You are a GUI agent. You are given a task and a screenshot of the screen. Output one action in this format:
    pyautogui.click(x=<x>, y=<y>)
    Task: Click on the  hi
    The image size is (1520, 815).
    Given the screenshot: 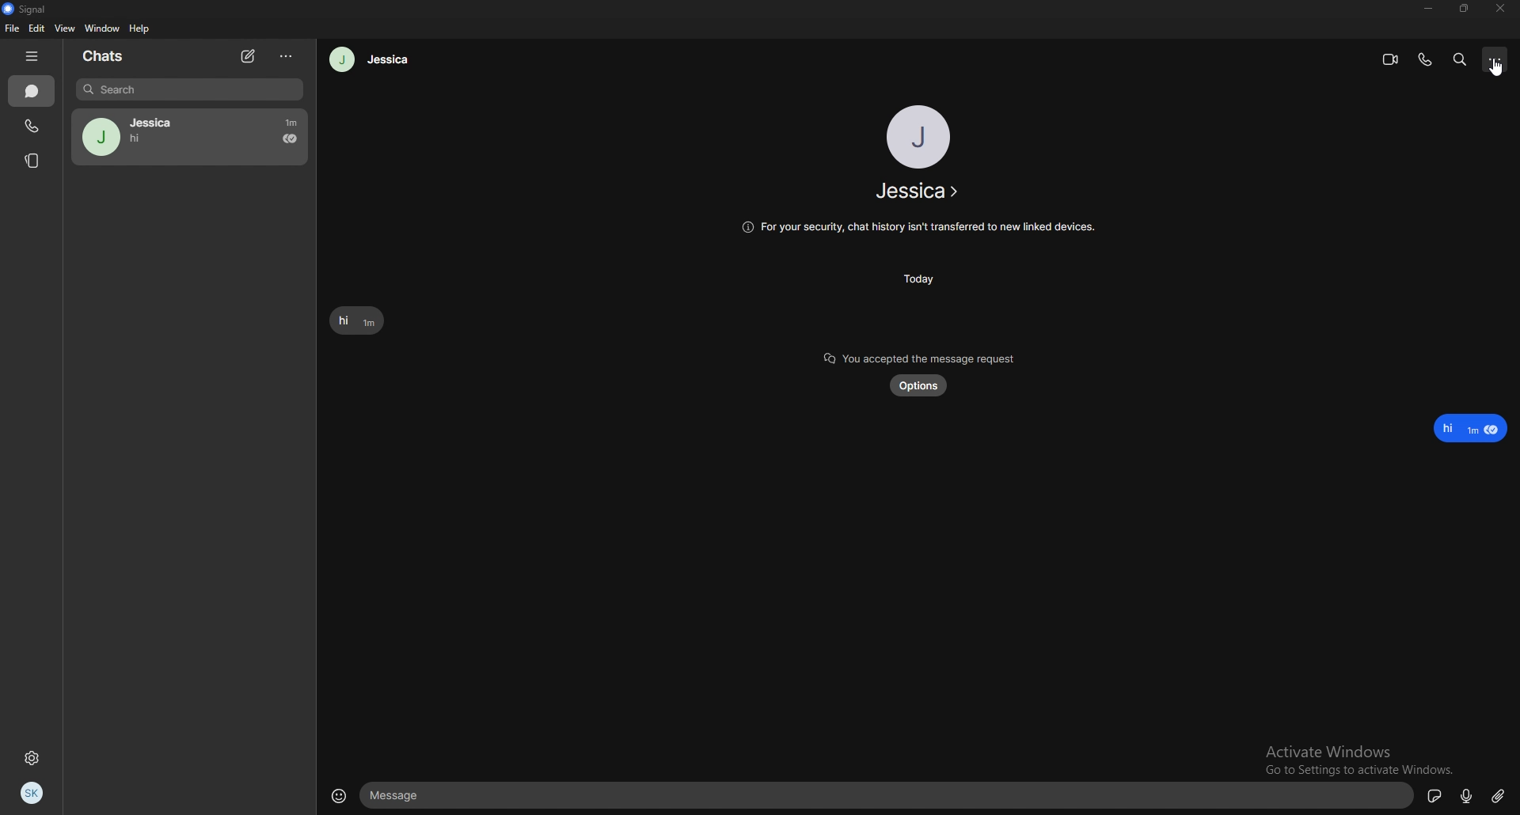 What is the action you would take?
    pyautogui.click(x=1472, y=428)
    